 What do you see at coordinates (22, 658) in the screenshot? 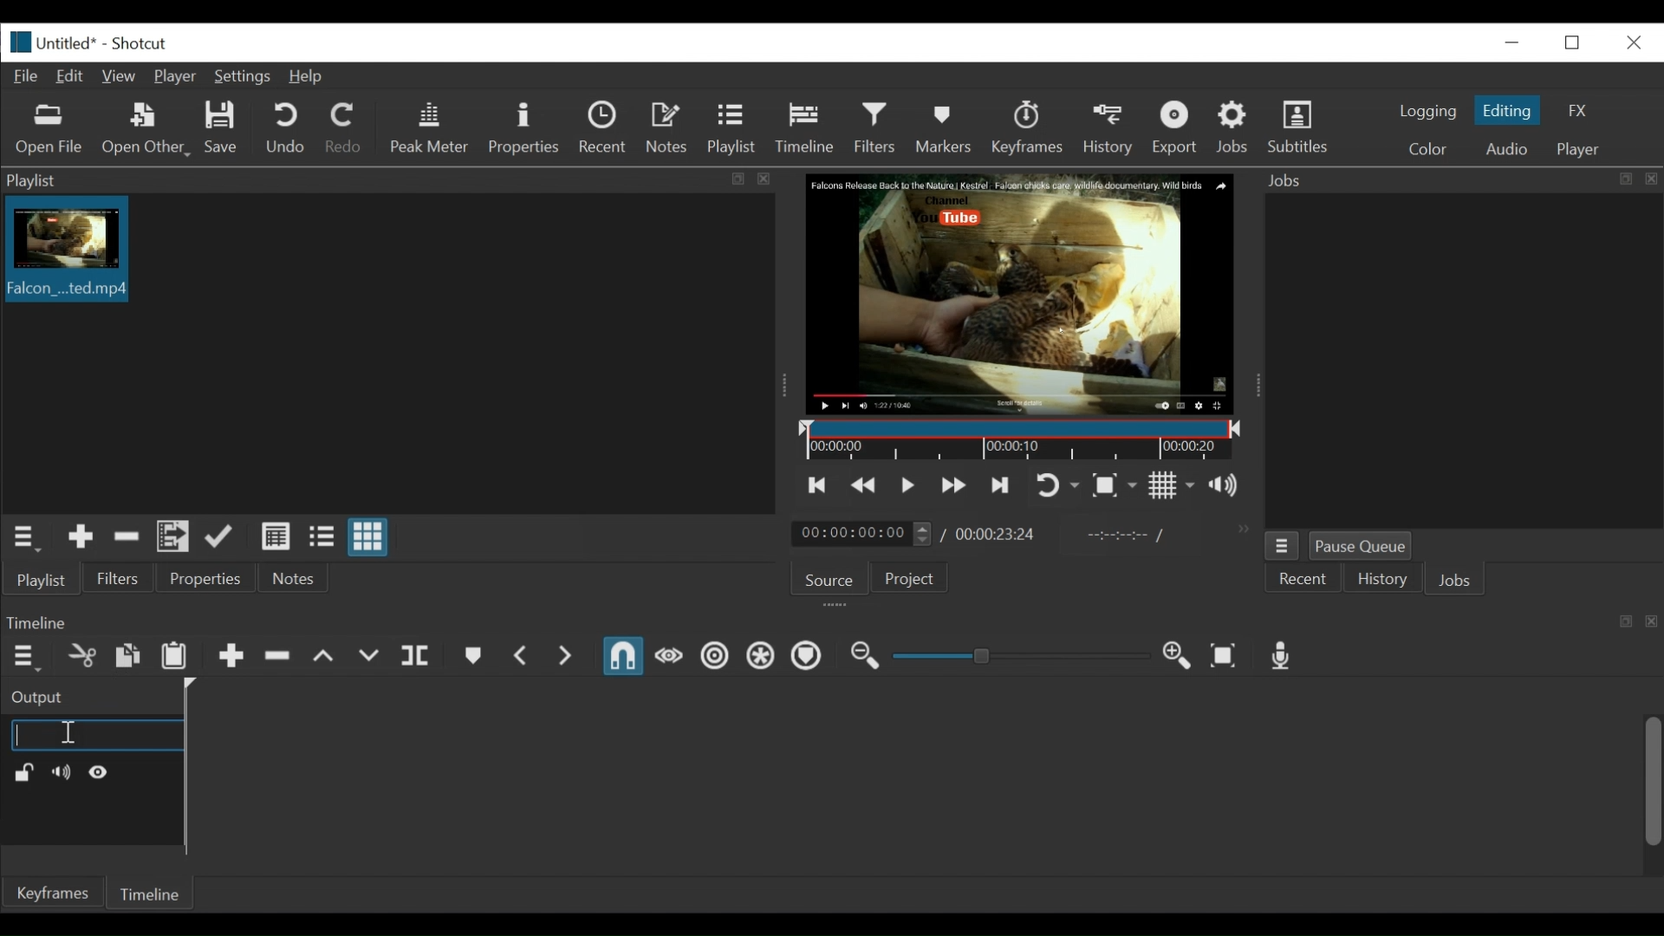
I see `Timeline menu` at bounding box center [22, 658].